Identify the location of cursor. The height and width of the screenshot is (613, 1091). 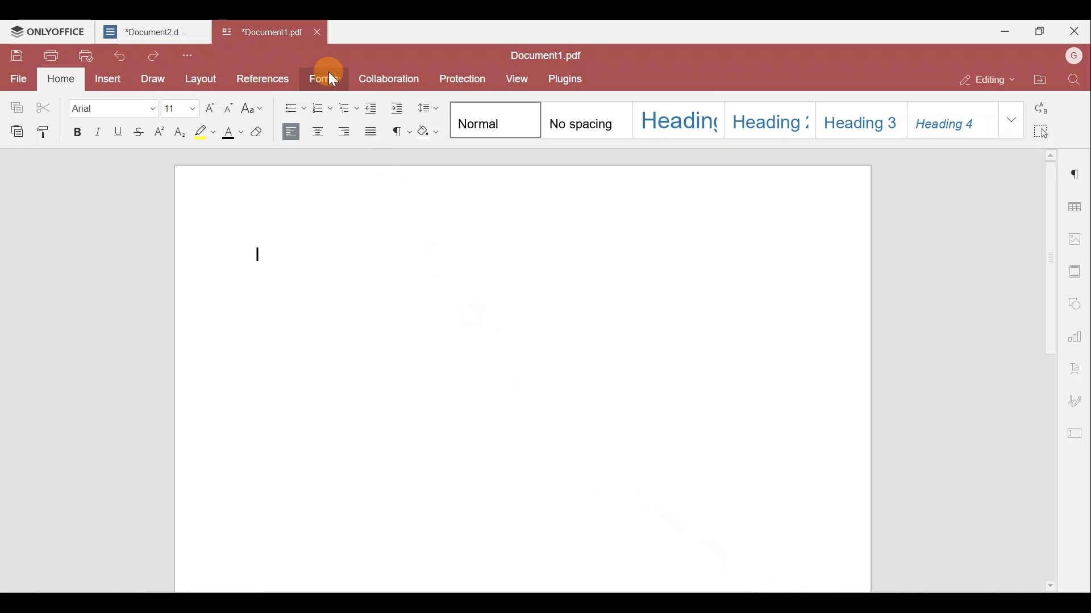
(334, 81).